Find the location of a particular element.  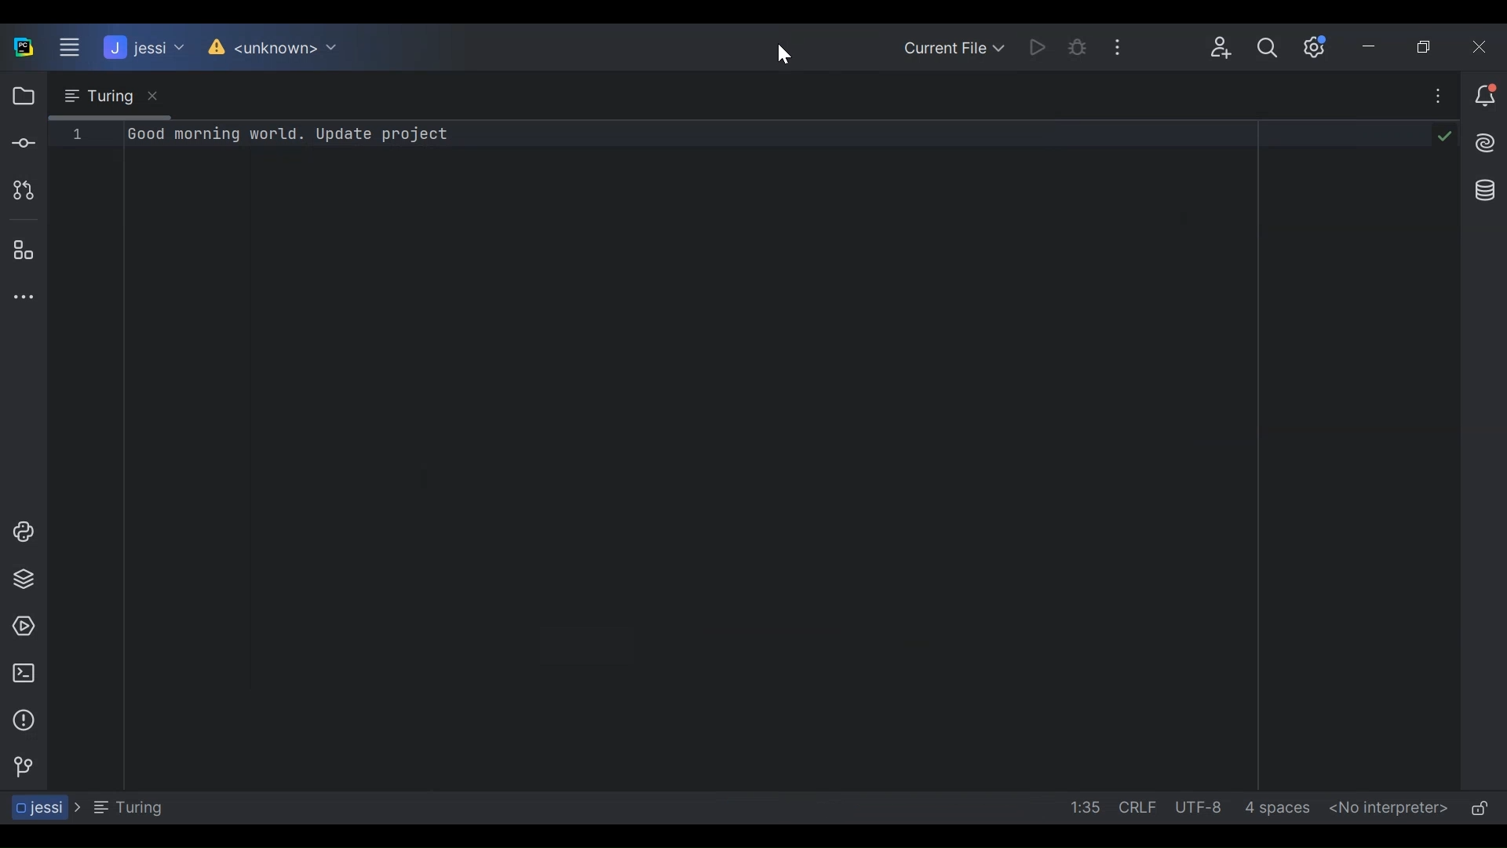

Pull Requests is located at coordinates (20, 191).